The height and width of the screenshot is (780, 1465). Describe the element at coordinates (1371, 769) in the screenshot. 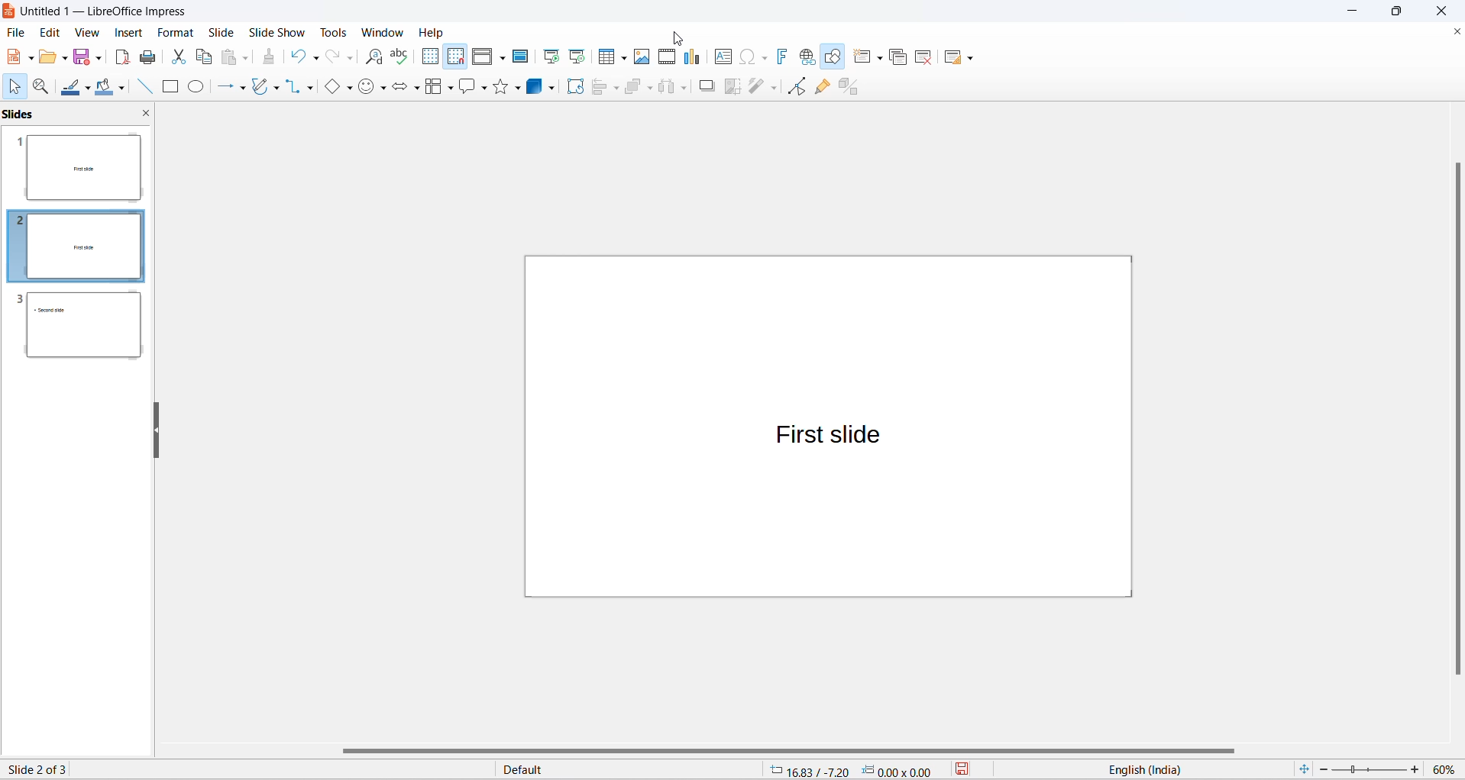

I see `zoom slider` at that location.